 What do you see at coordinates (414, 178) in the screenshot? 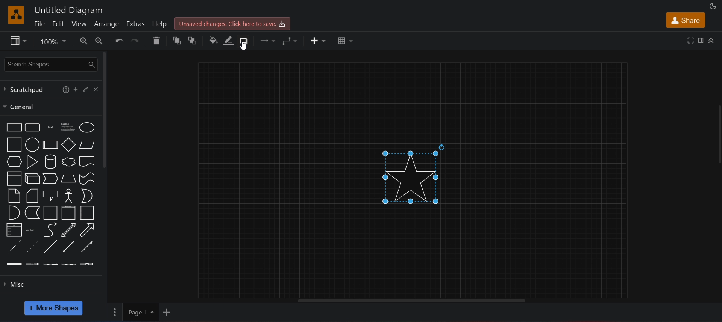
I see `star shape` at bounding box center [414, 178].